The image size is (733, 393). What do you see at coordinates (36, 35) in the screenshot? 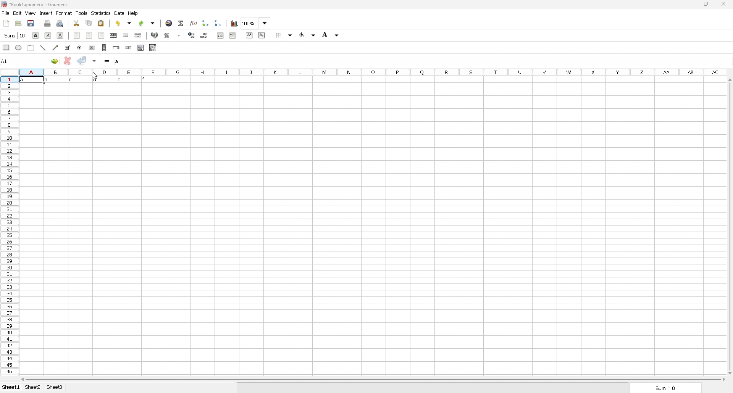
I see `bold` at bounding box center [36, 35].